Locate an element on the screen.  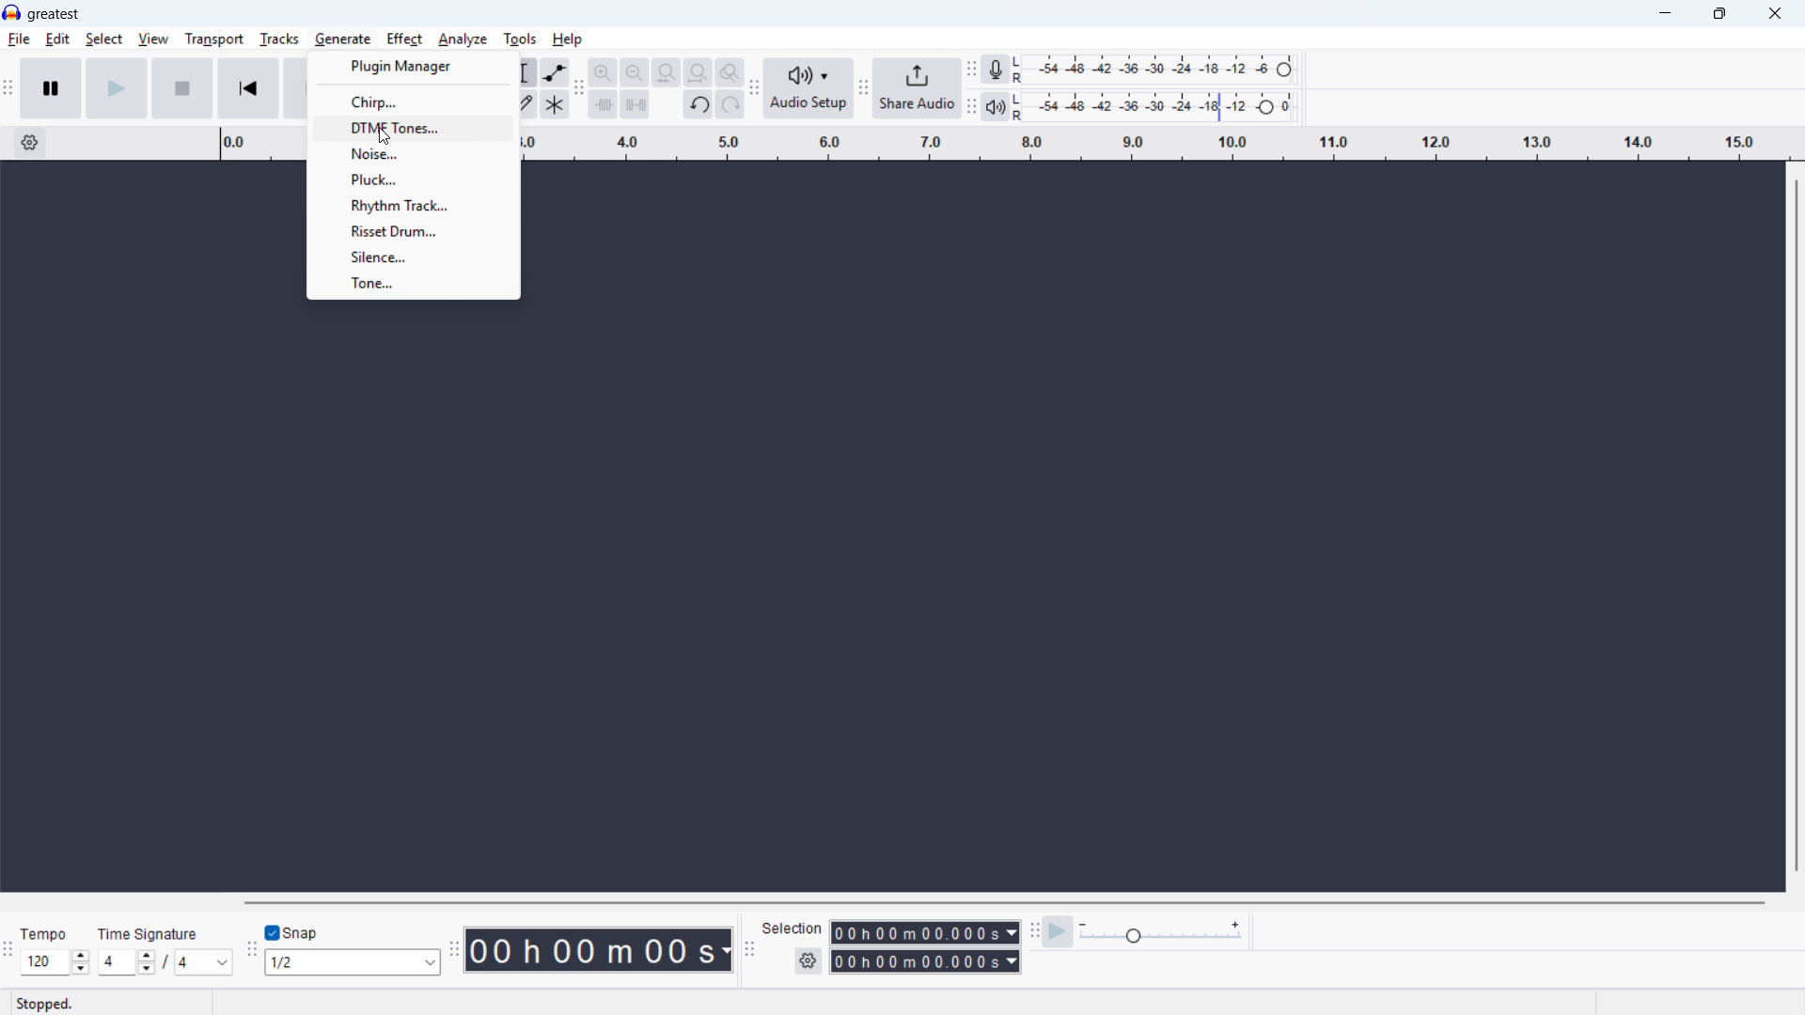
Play at speed  is located at coordinates (1059, 932).